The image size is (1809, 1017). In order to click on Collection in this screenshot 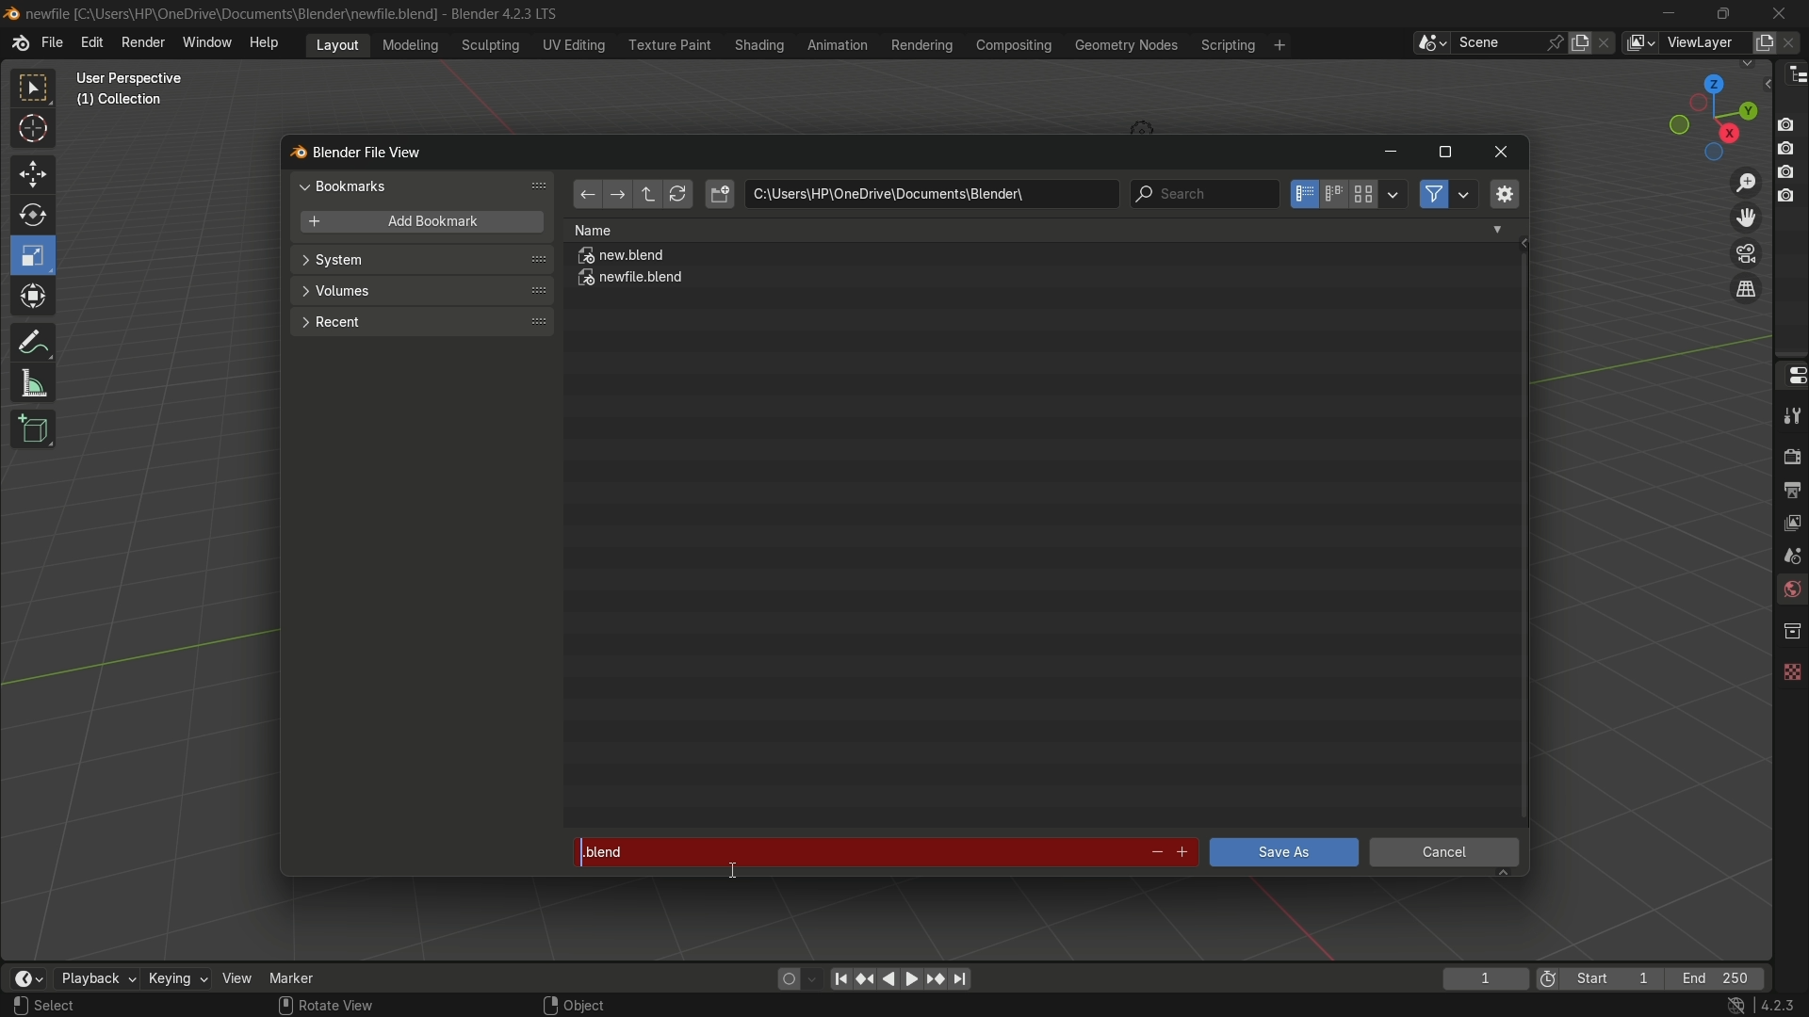, I will do `click(122, 104)`.